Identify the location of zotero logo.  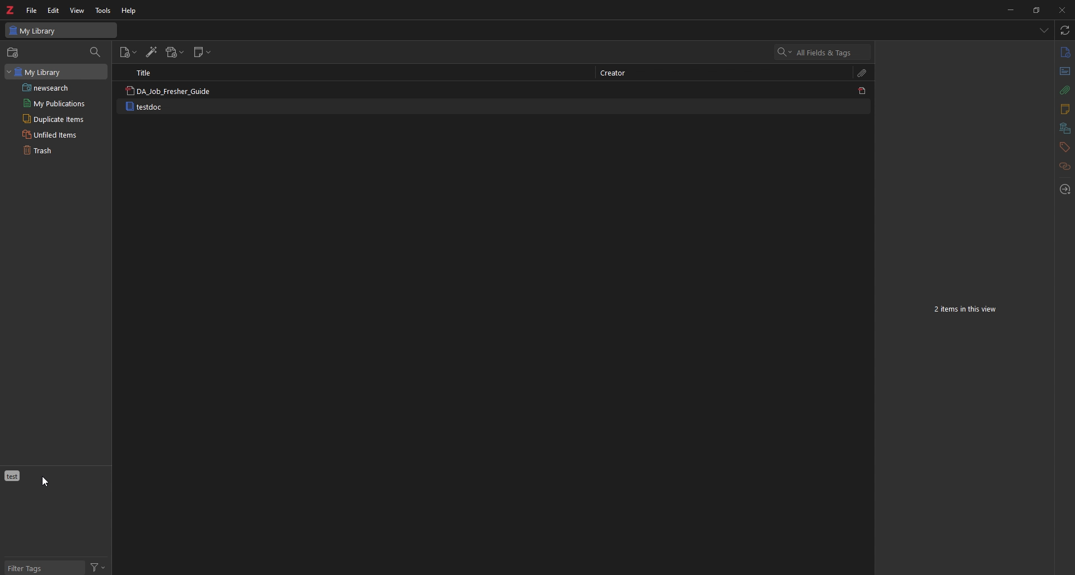
(11, 10).